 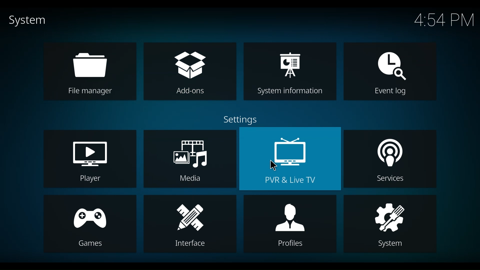 What do you see at coordinates (190, 71) in the screenshot?
I see `Add-ons` at bounding box center [190, 71].